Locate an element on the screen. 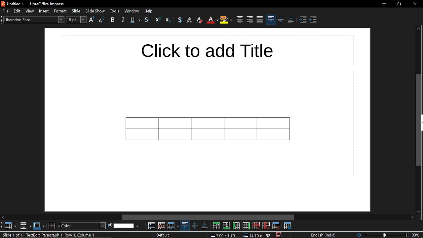  table properties is located at coordinates (288, 226).